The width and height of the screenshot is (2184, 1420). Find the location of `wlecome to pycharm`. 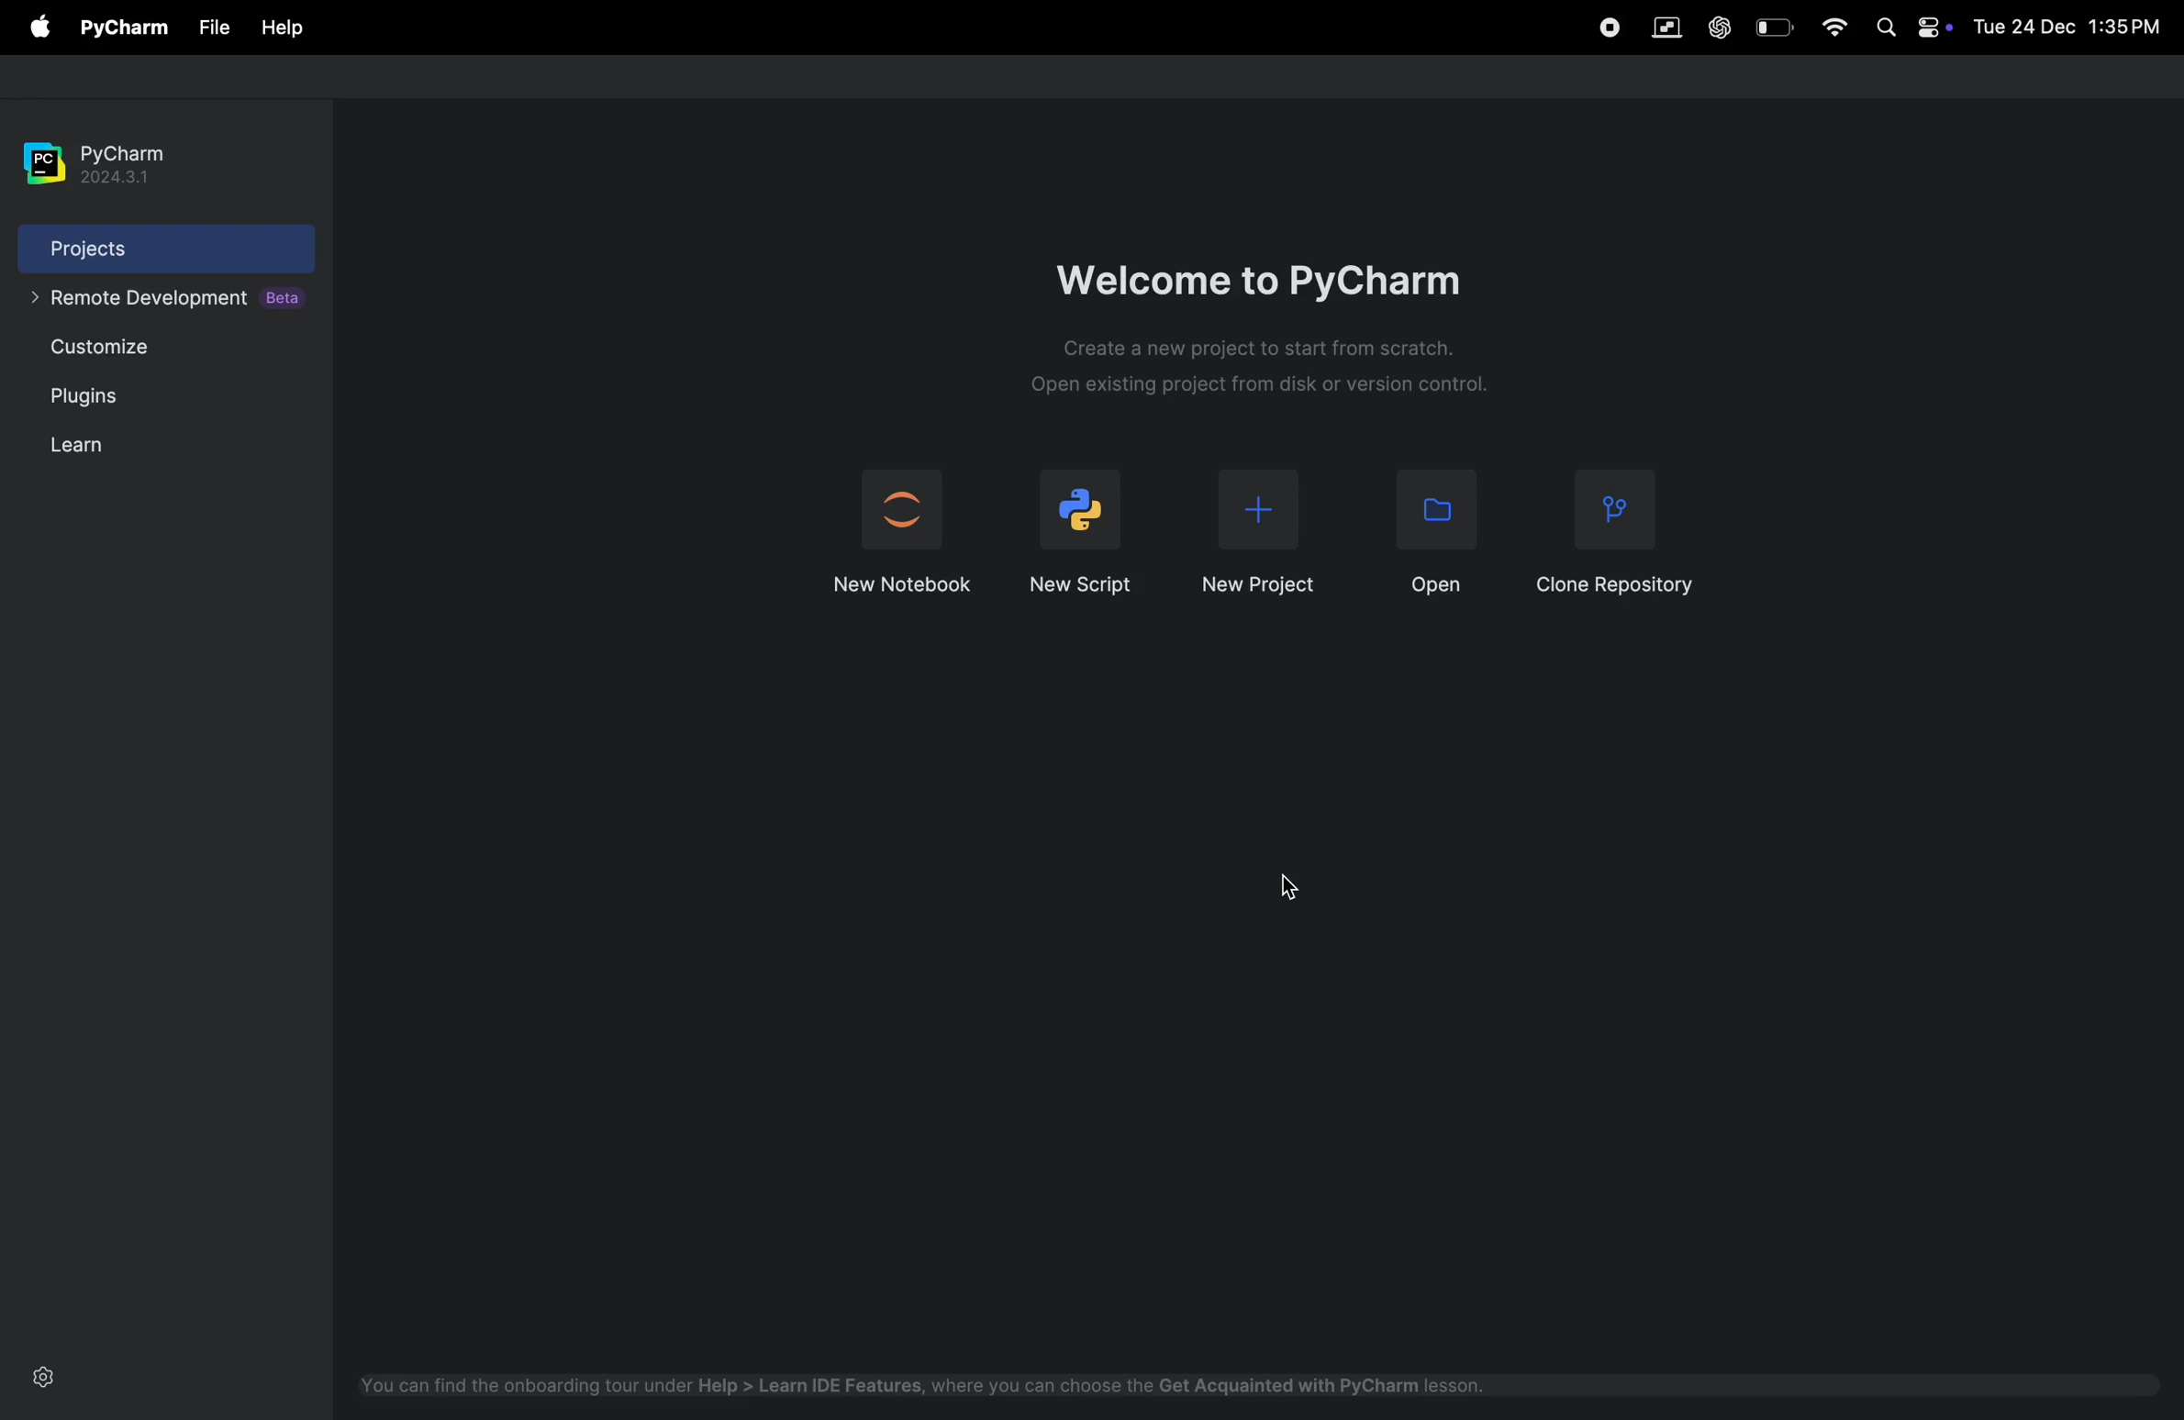

wlecome to pycharm is located at coordinates (1256, 275).